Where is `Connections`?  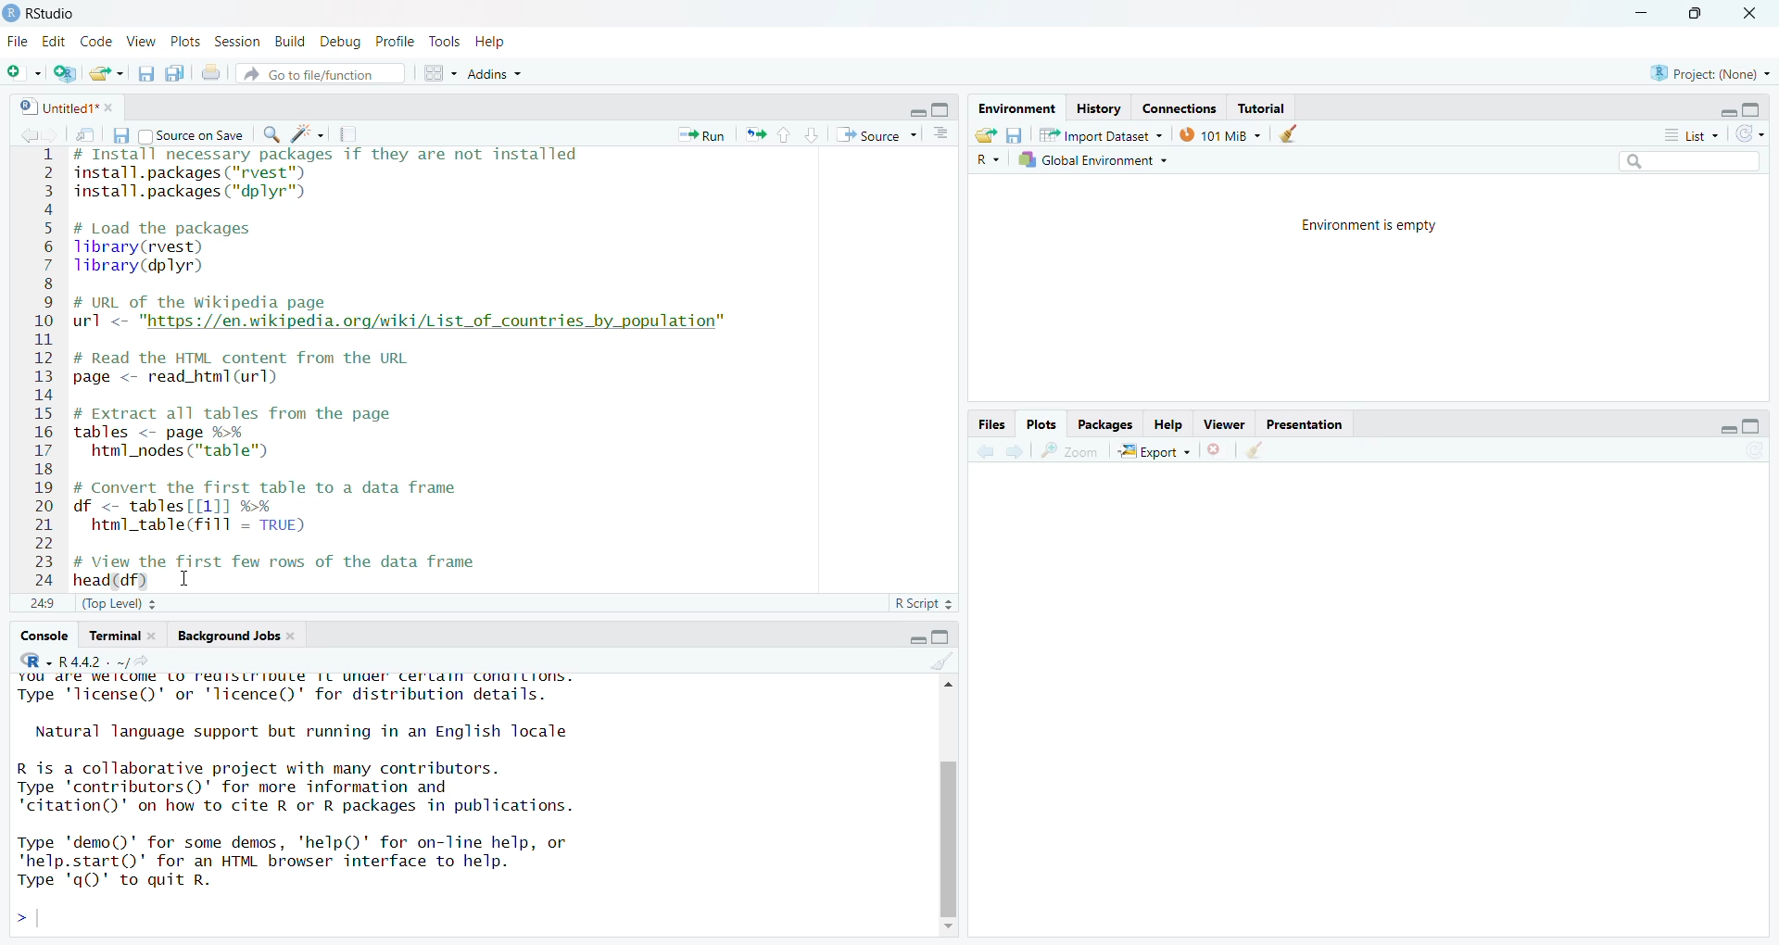 Connections is located at coordinates (1180, 109).